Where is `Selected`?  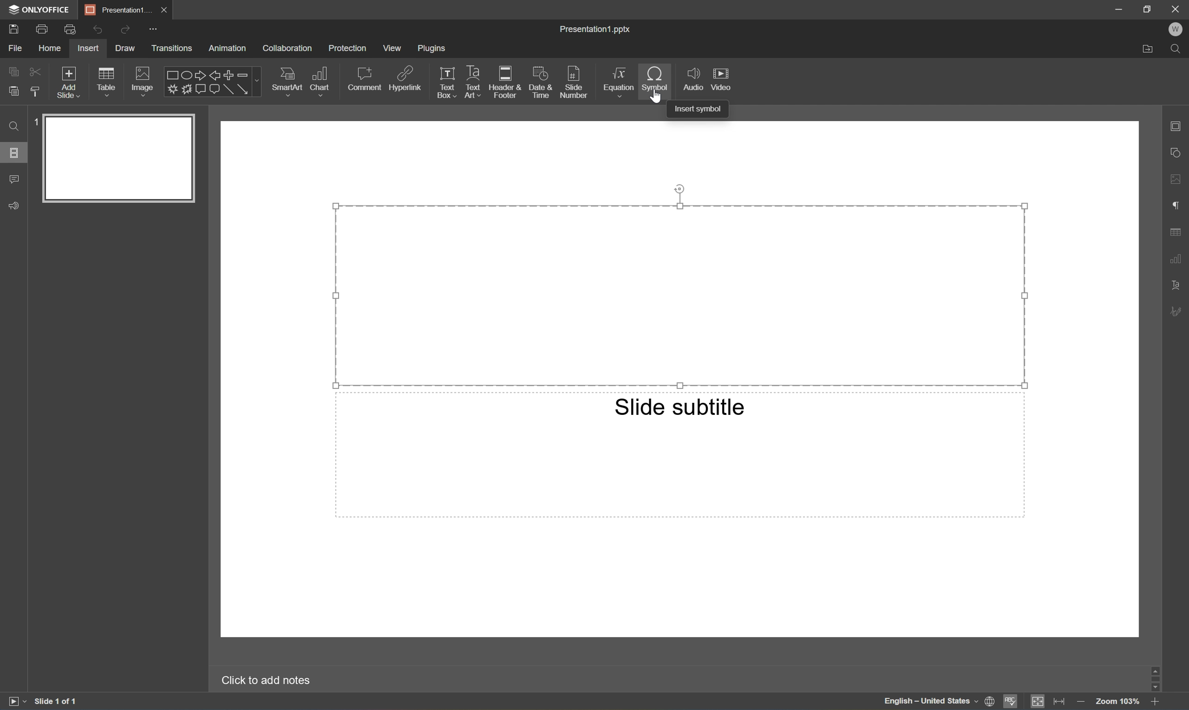
Selected is located at coordinates (679, 295).